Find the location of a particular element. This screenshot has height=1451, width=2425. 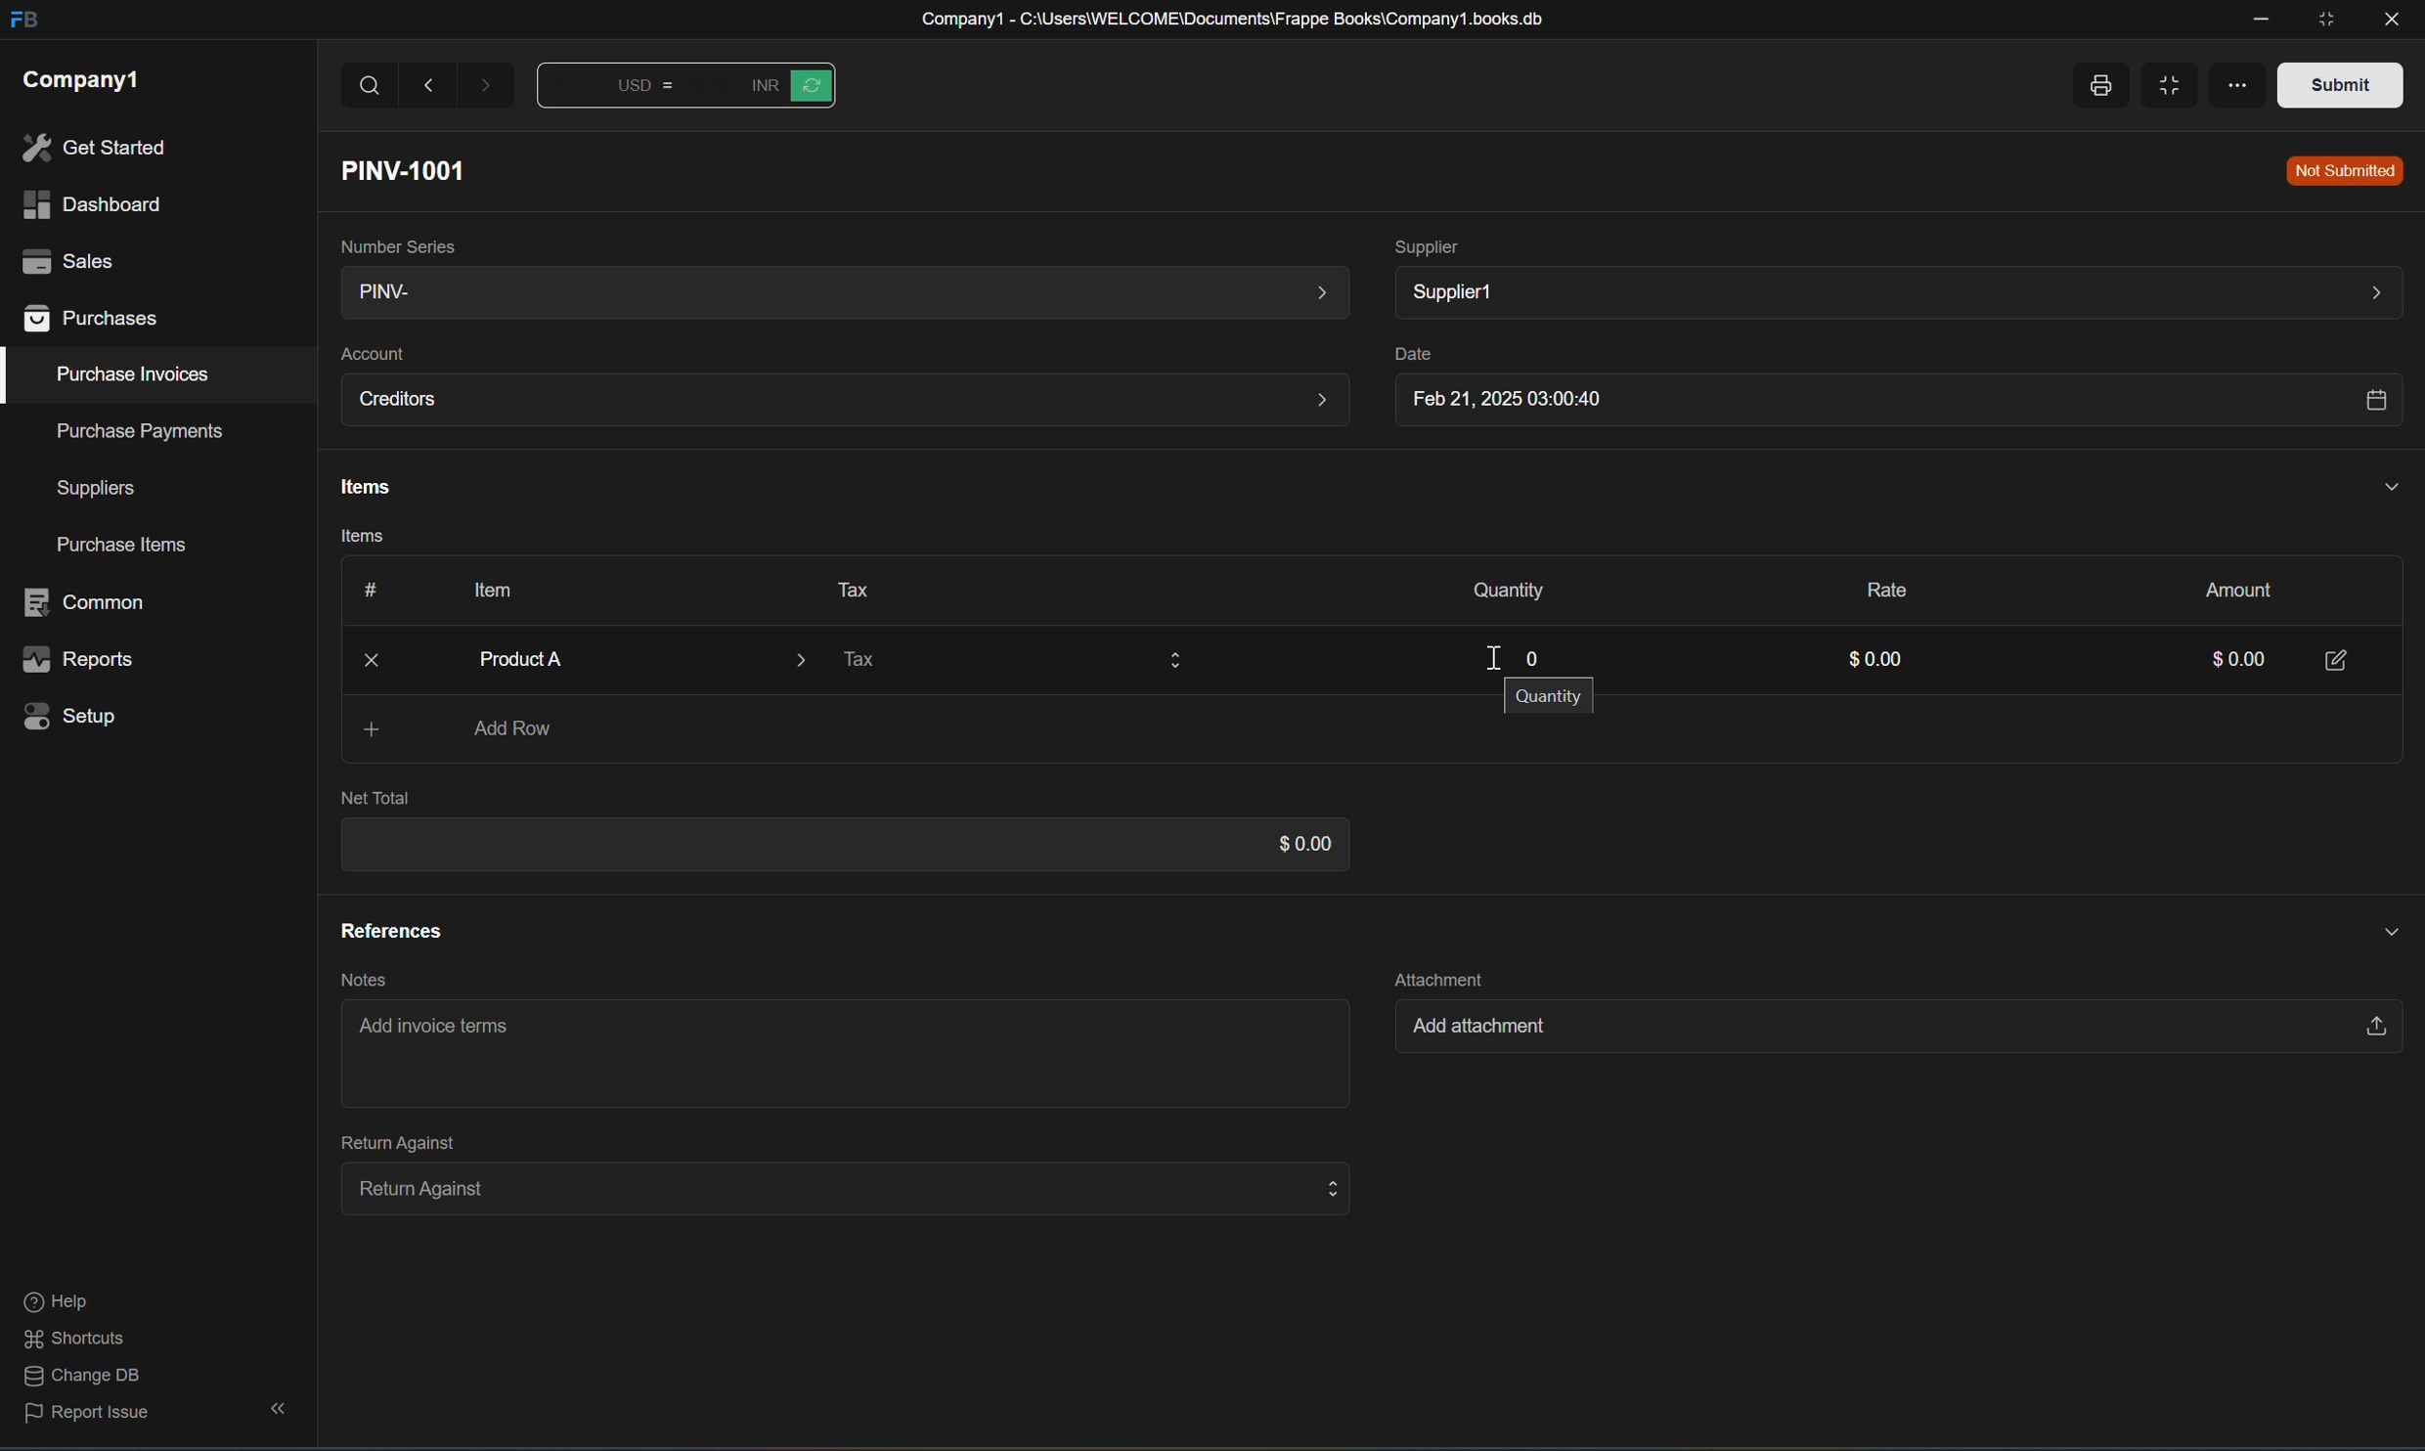

Full width toggle is located at coordinates (2163, 88).